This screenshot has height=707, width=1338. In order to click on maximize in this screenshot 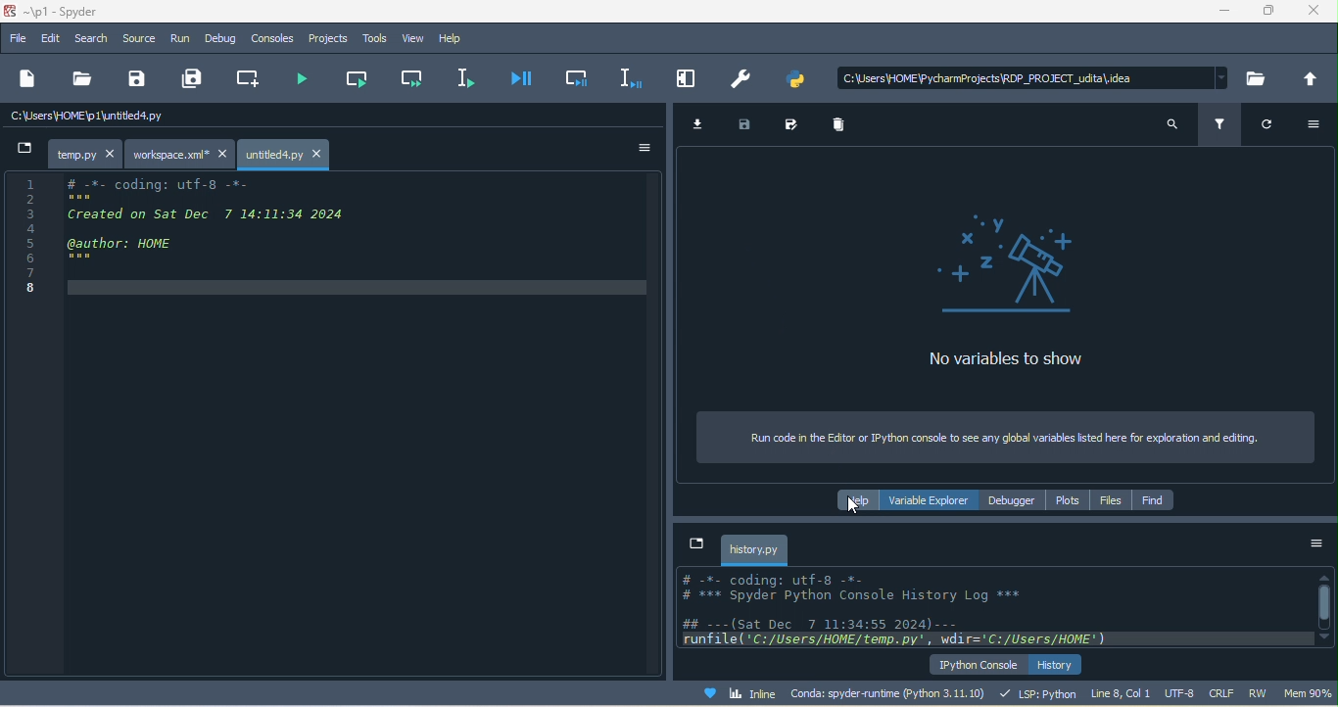, I will do `click(1272, 11)`.